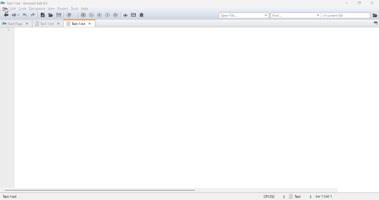 The width and height of the screenshot is (379, 200). What do you see at coordinates (75, 9) in the screenshot?
I see `tools` at bounding box center [75, 9].